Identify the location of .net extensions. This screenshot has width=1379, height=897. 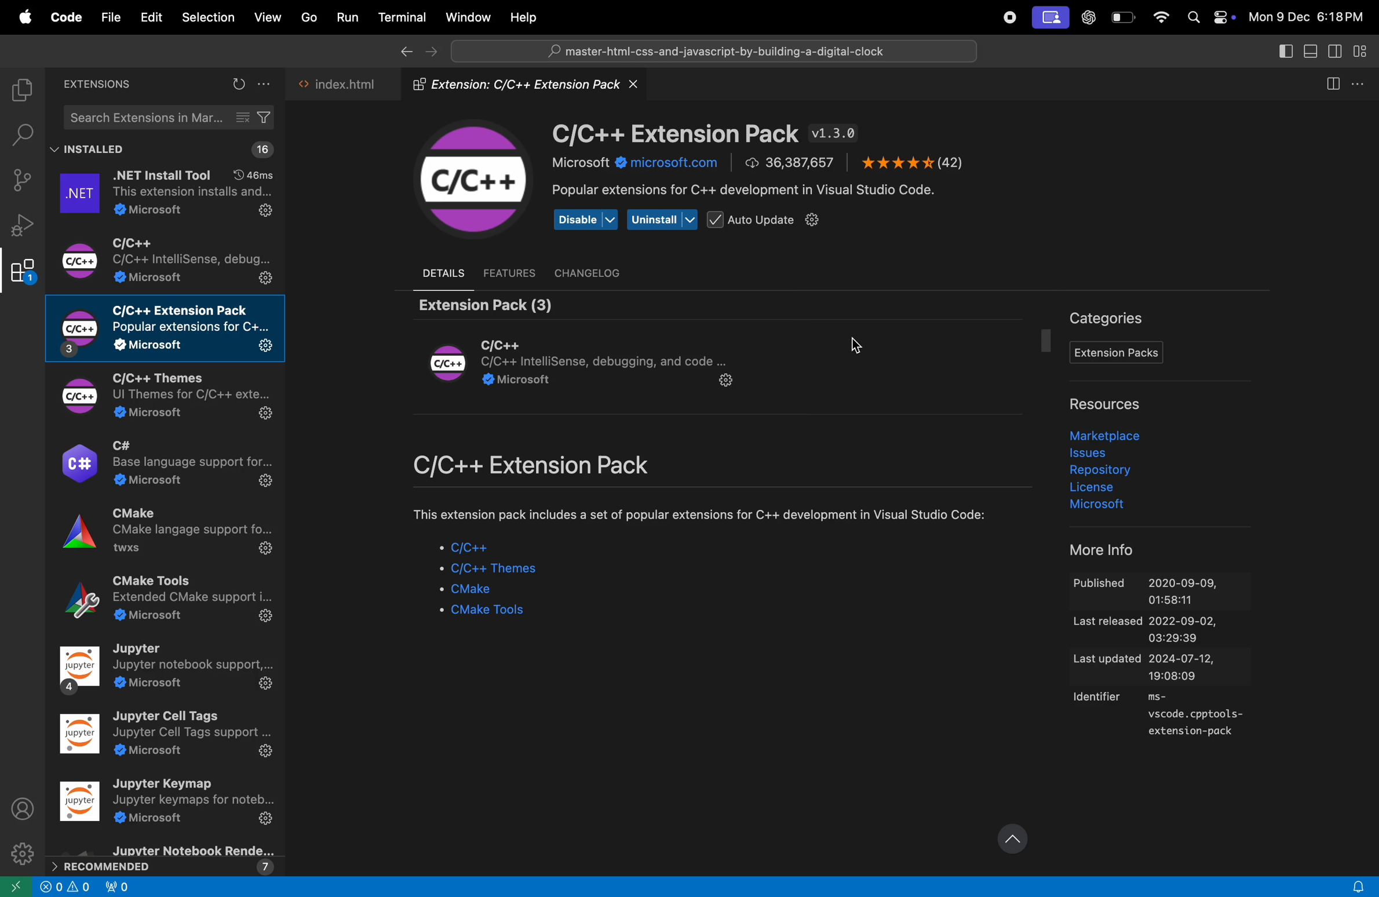
(164, 195).